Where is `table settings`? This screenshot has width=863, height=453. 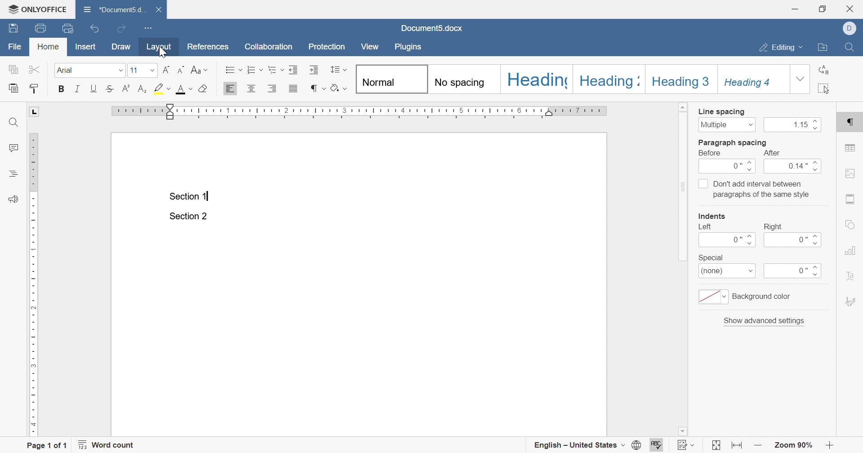
table settings is located at coordinates (851, 148).